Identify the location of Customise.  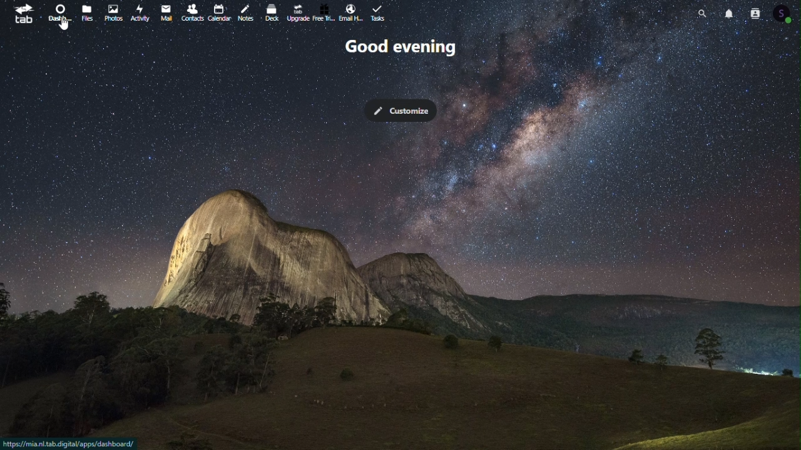
(399, 109).